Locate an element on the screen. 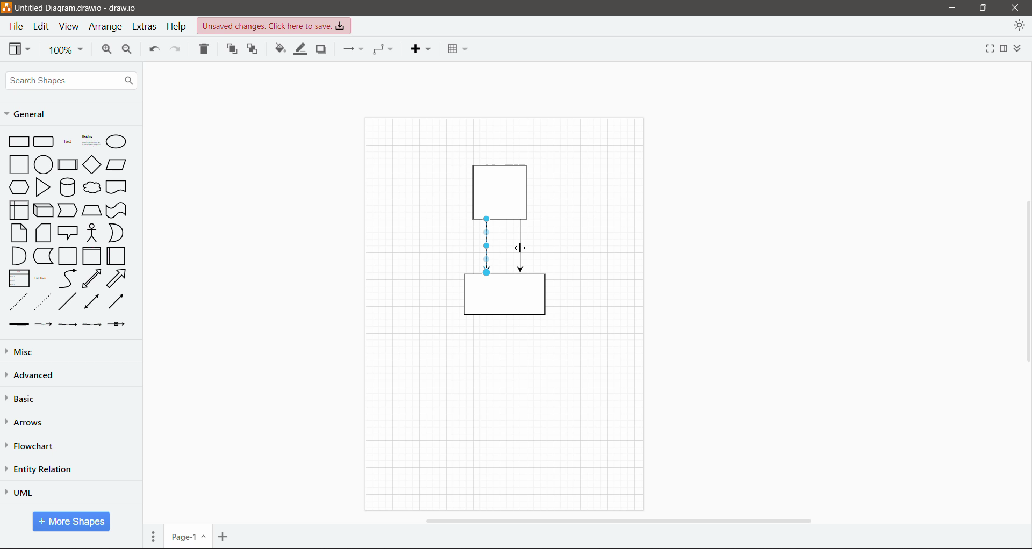 The width and height of the screenshot is (1032, 549). connector with 3 labels is located at coordinates (92, 324).